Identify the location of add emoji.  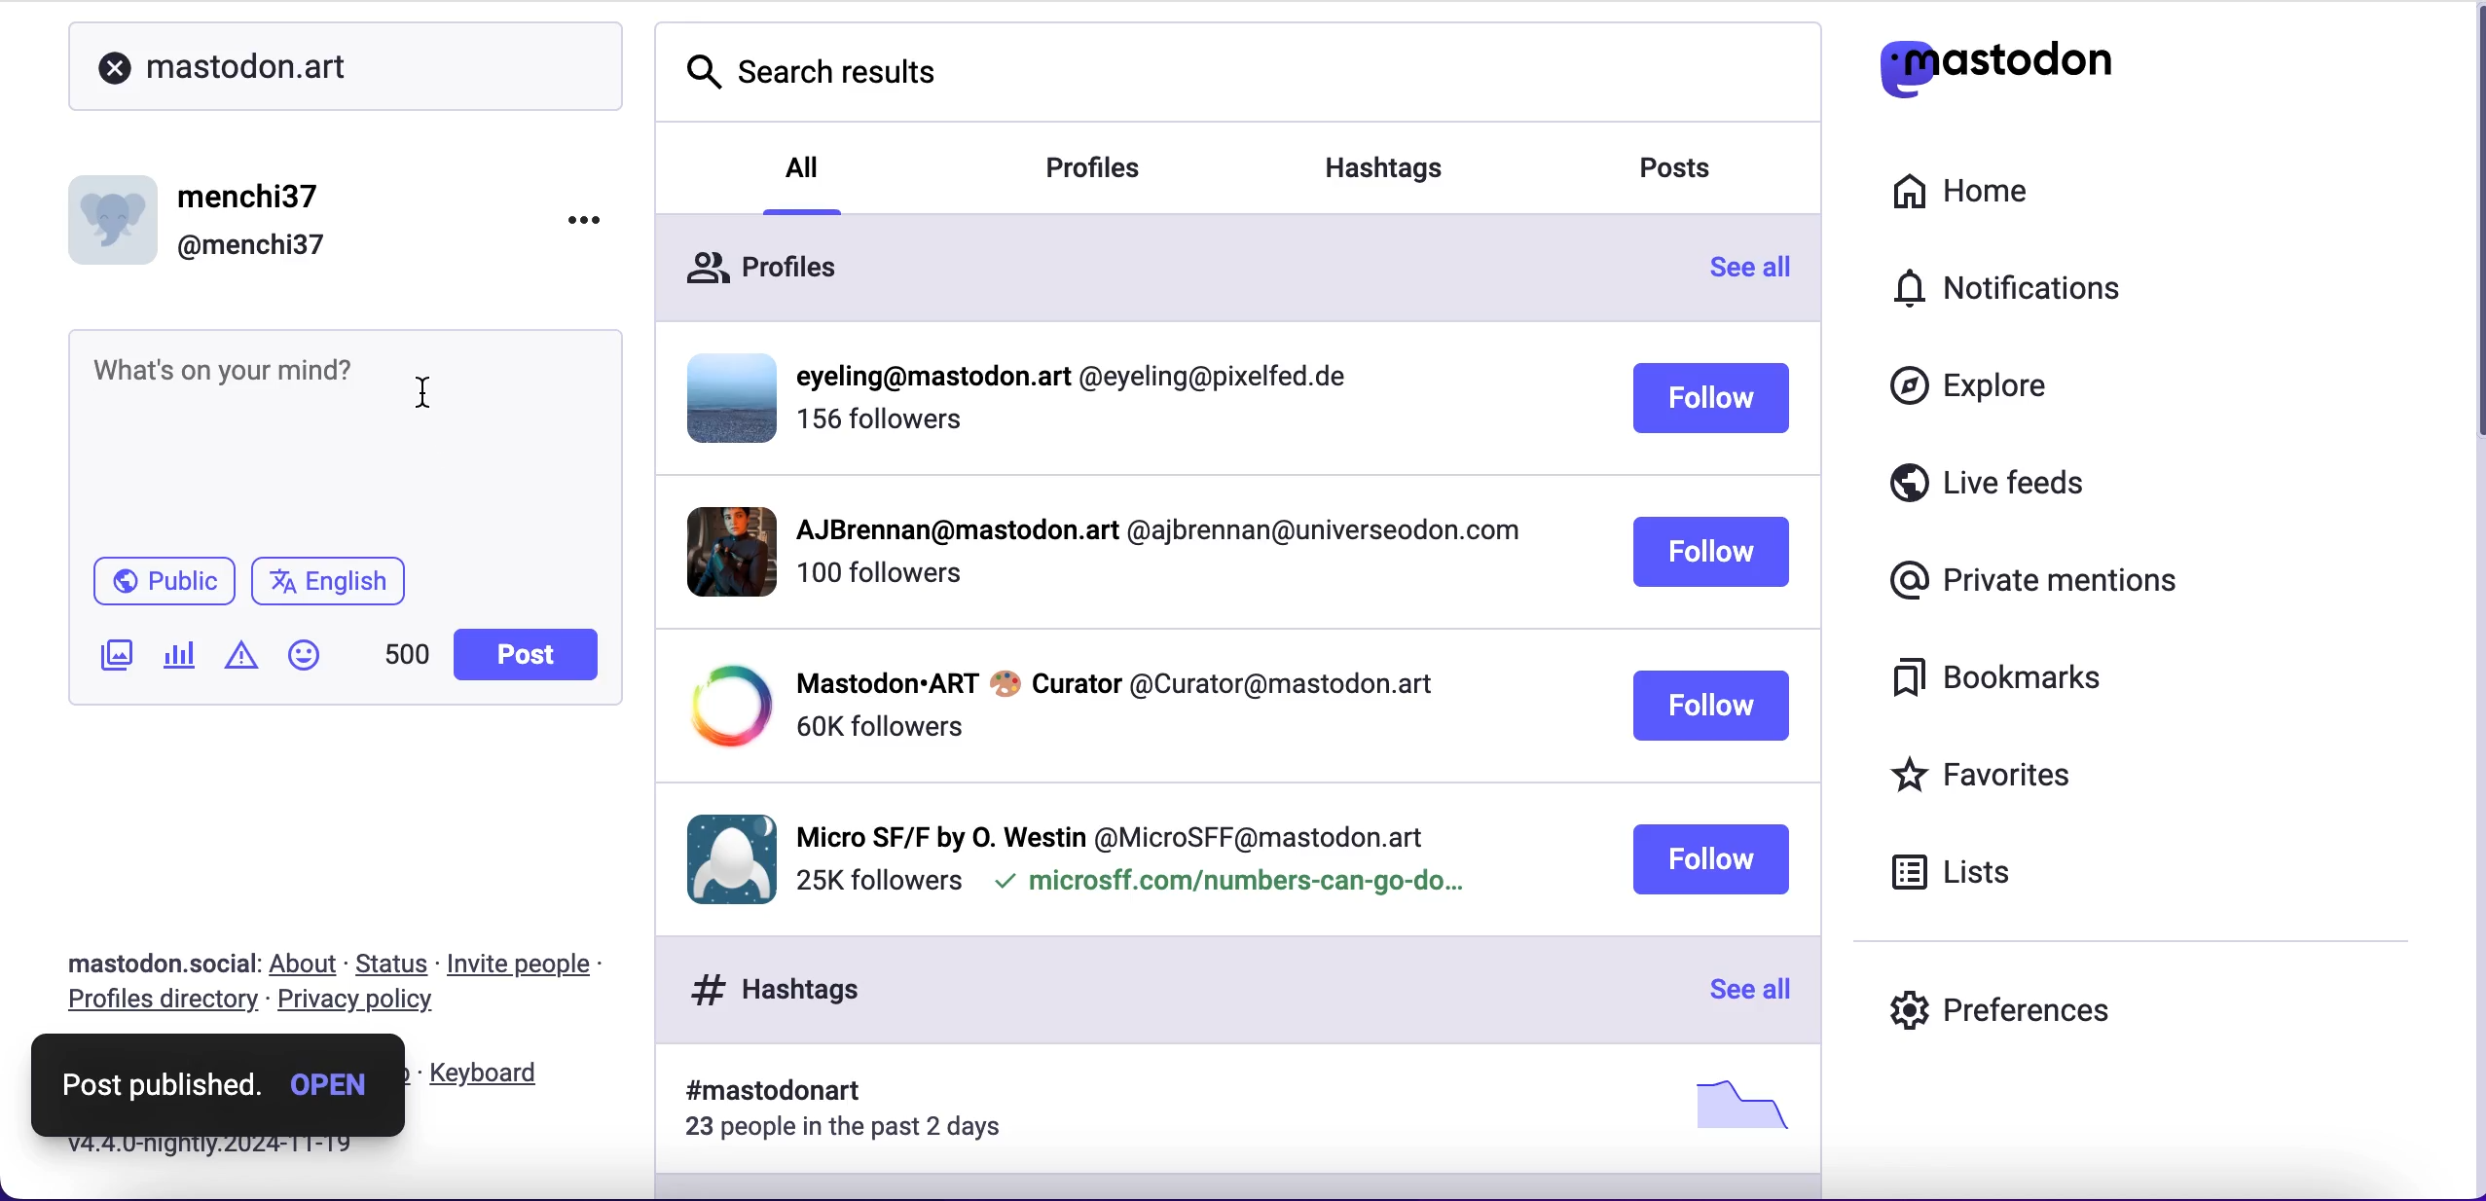
(305, 664).